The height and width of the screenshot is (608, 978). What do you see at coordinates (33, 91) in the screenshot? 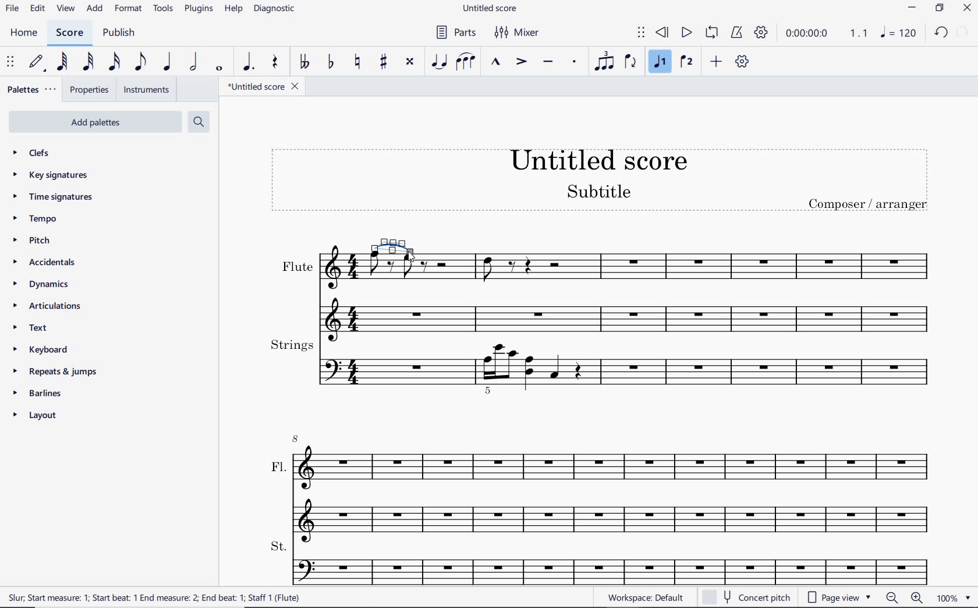
I see `PALETTES` at bounding box center [33, 91].